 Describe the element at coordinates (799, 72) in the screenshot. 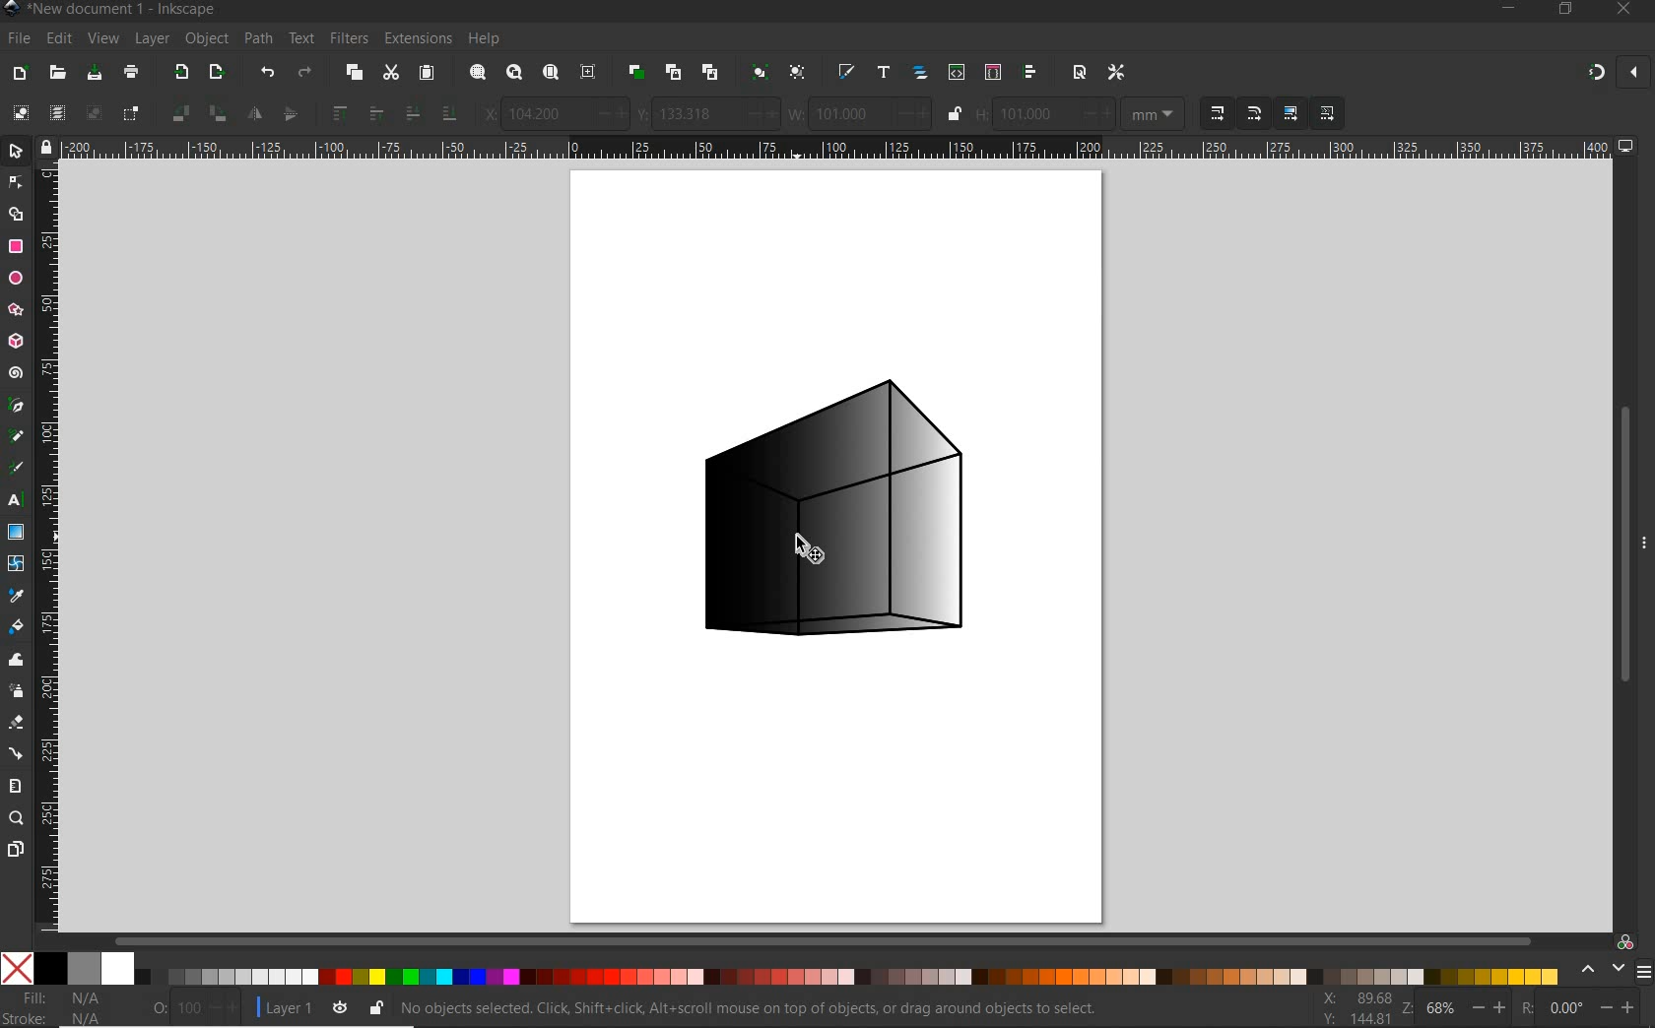

I see `UNGROUP` at that location.